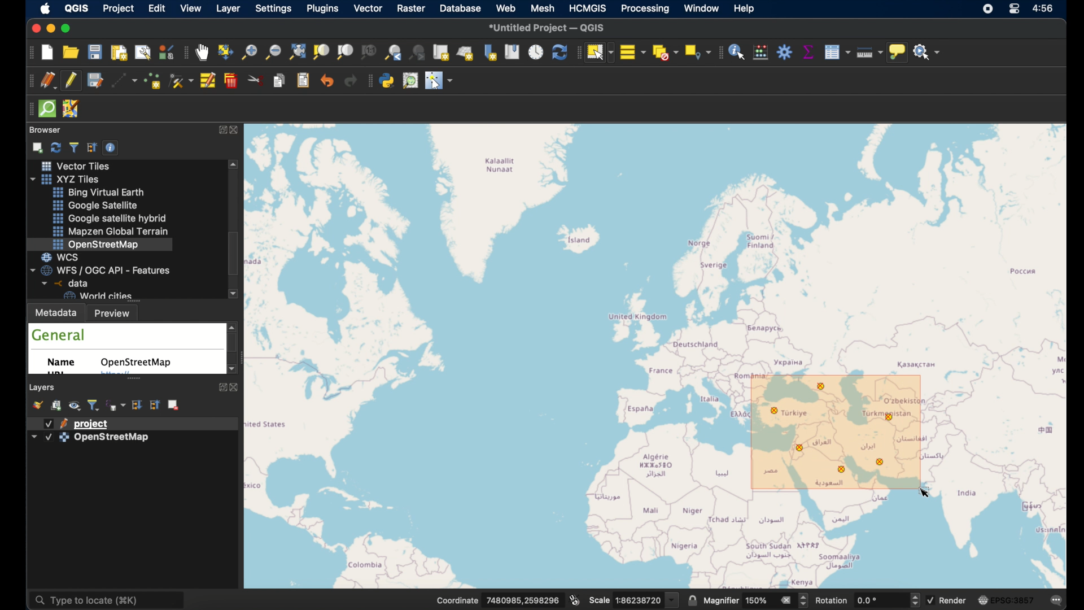 This screenshot has height=610, width=1084. Describe the element at coordinates (33, 436) in the screenshot. I see `dropdown` at that location.